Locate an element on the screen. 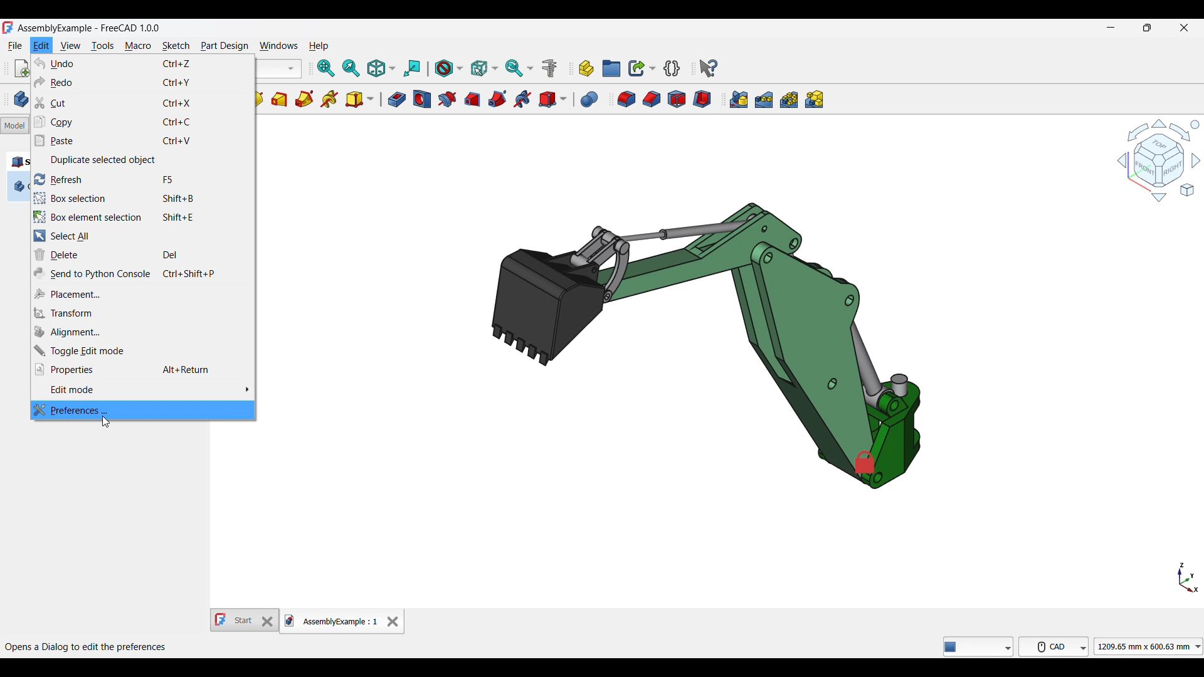 Image resolution: width=1204 pixels, height=677 pixels. Create a variable set is located at coordinates (672, 68).